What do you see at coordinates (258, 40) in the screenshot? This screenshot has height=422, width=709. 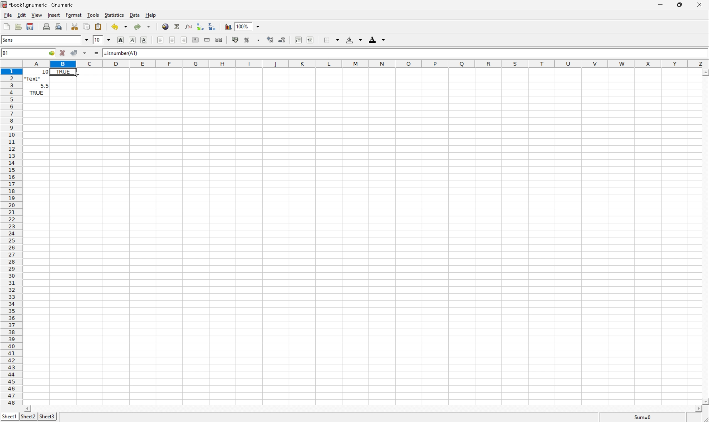 I see `Set the format of the selected cells to include a thousands separator` at bounding box center [258, 40].